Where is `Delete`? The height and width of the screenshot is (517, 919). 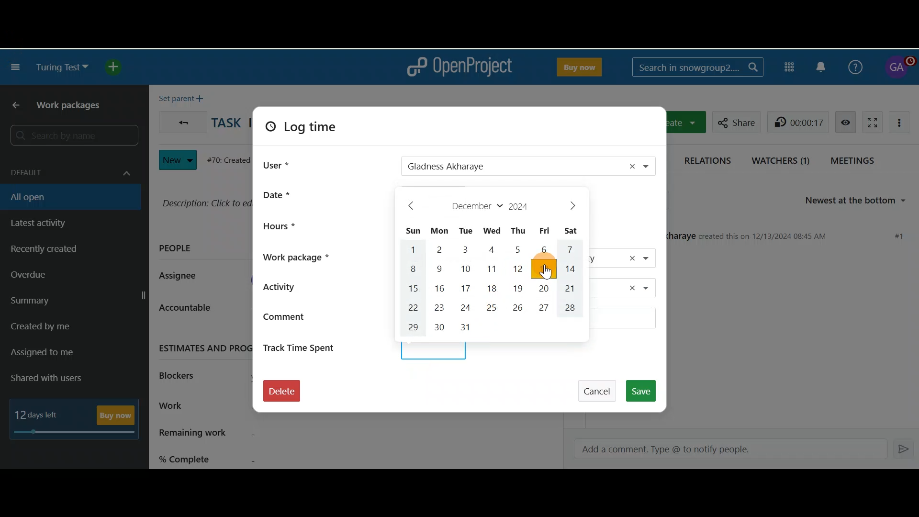 Delete is located at coordinates (281, 394).